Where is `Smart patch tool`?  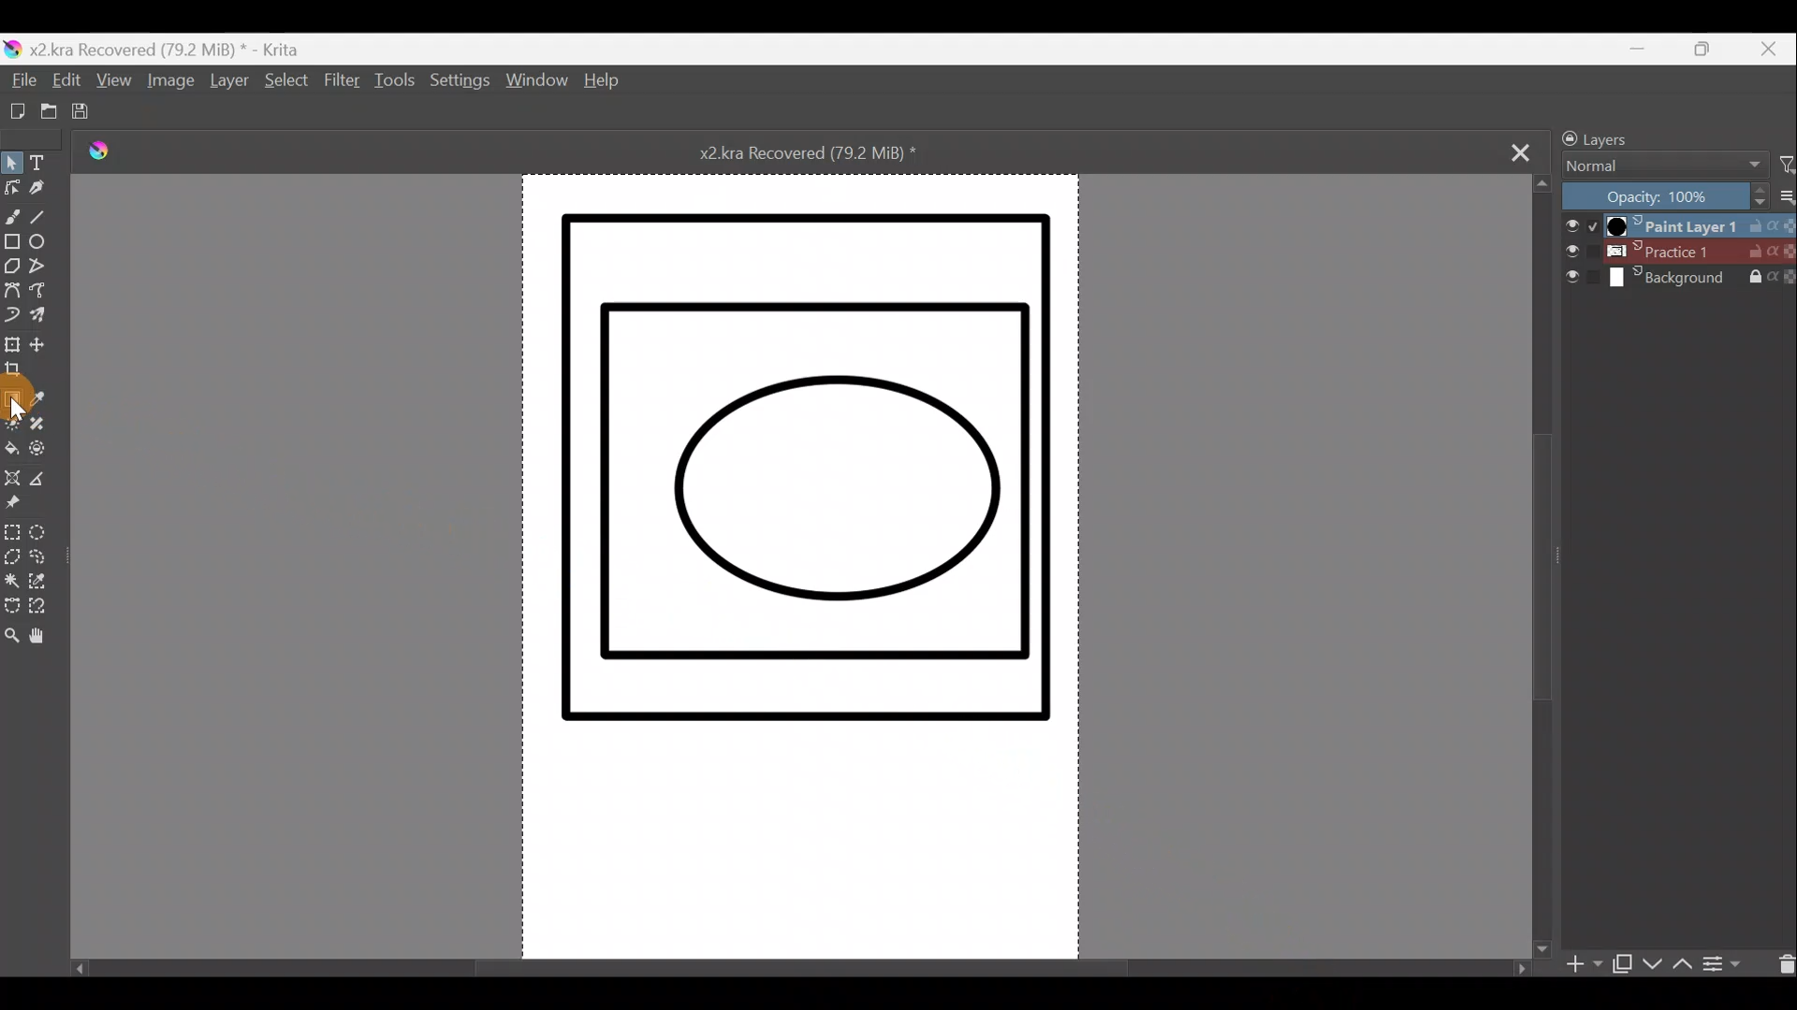
Smart patch tool is located at coordinates (45, 426).